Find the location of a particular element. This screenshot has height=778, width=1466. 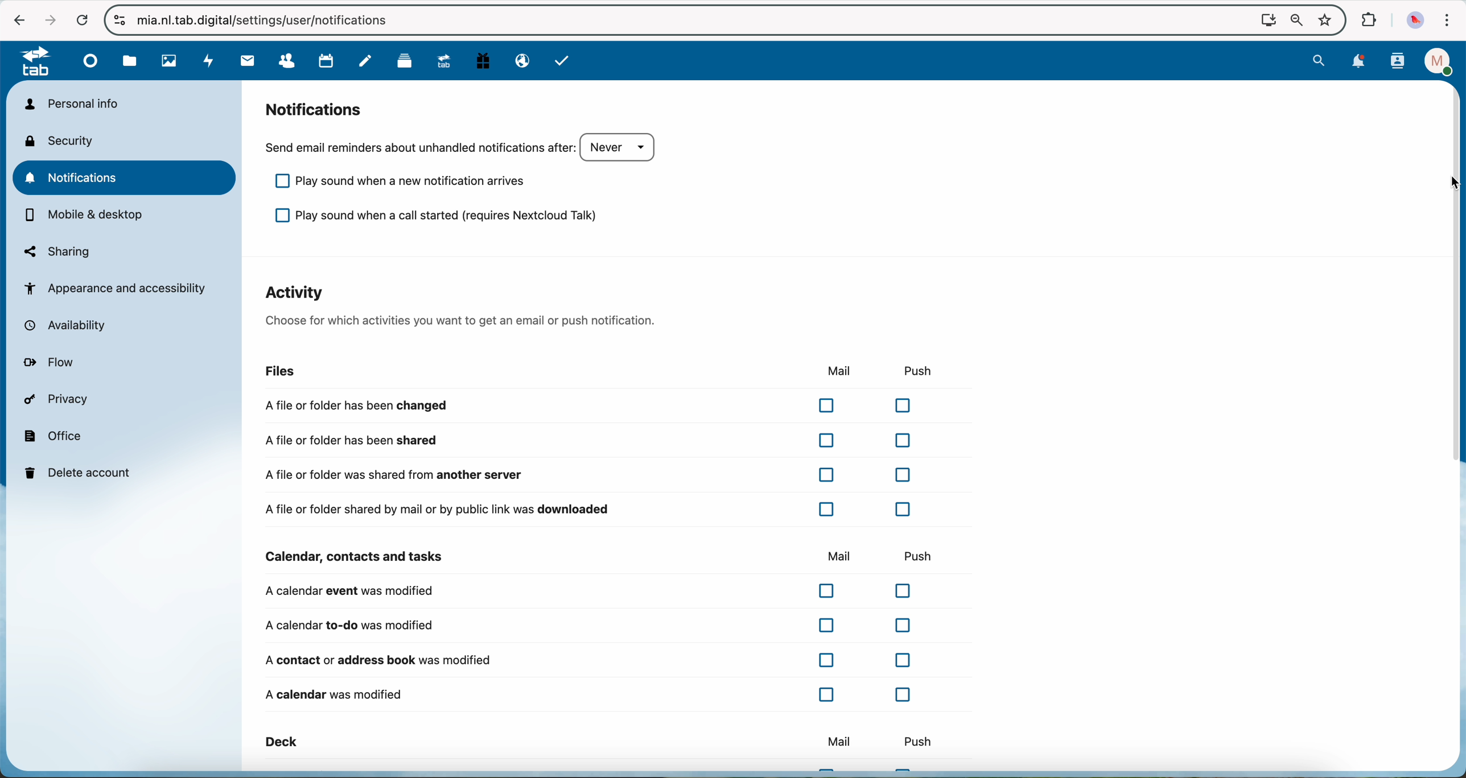

files is located at coordinates (273, 371).